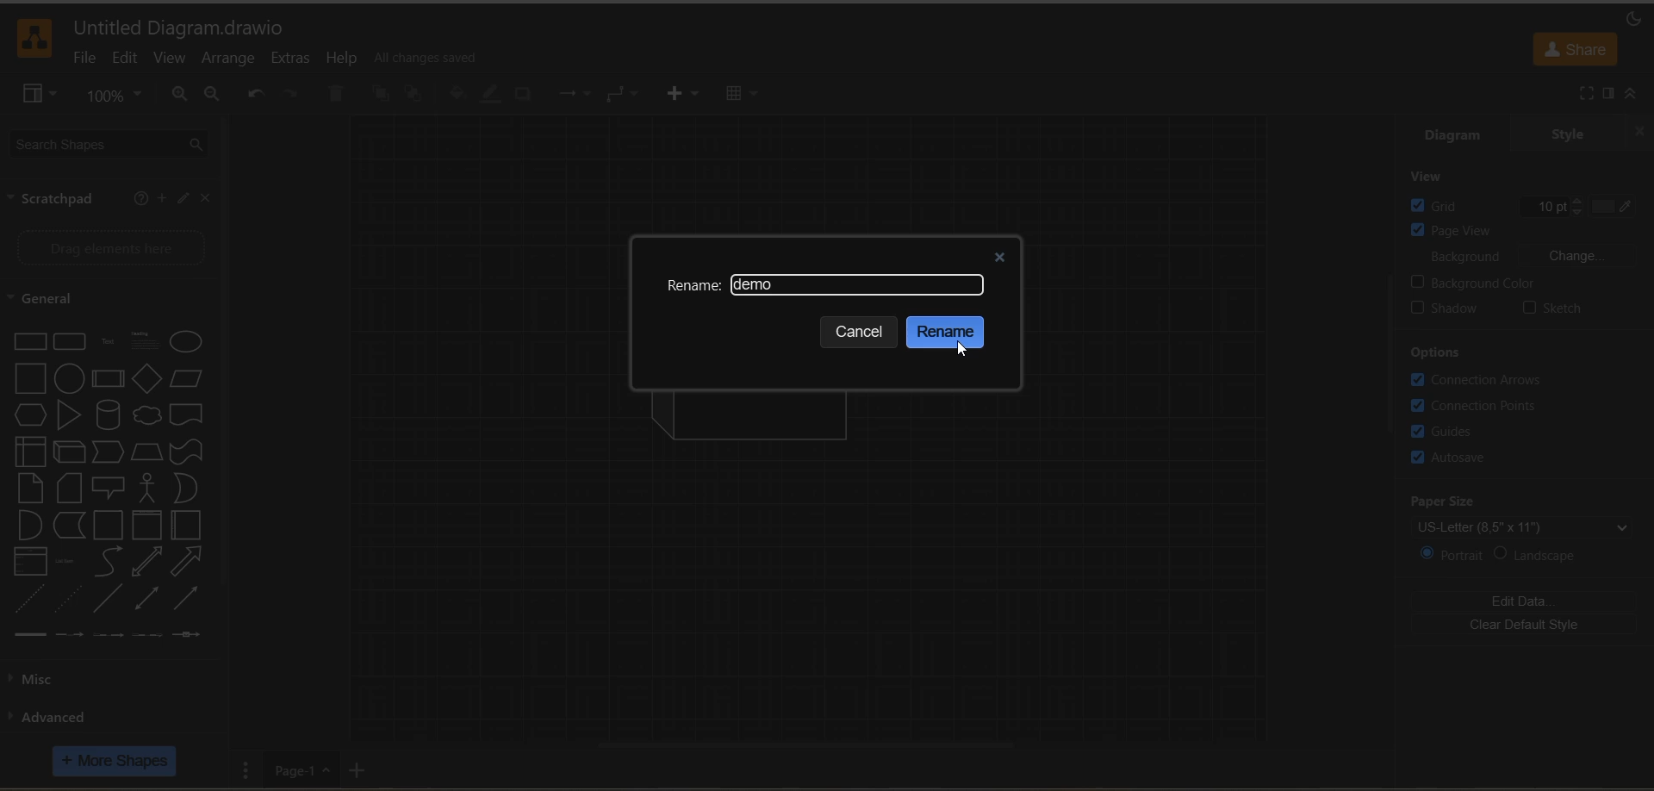  Describe the element at coordinates (1446, 205) in the screenshot. I see `grid` at that location.